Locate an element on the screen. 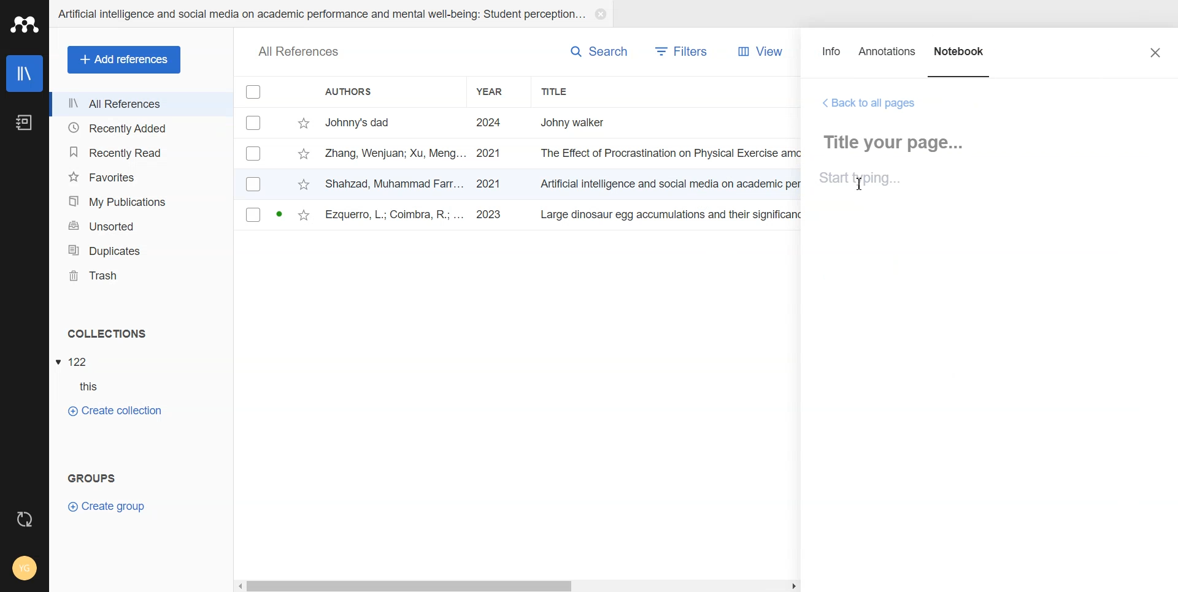 The image size is (1178, 592). Close is located at coordinates (1155, 52).